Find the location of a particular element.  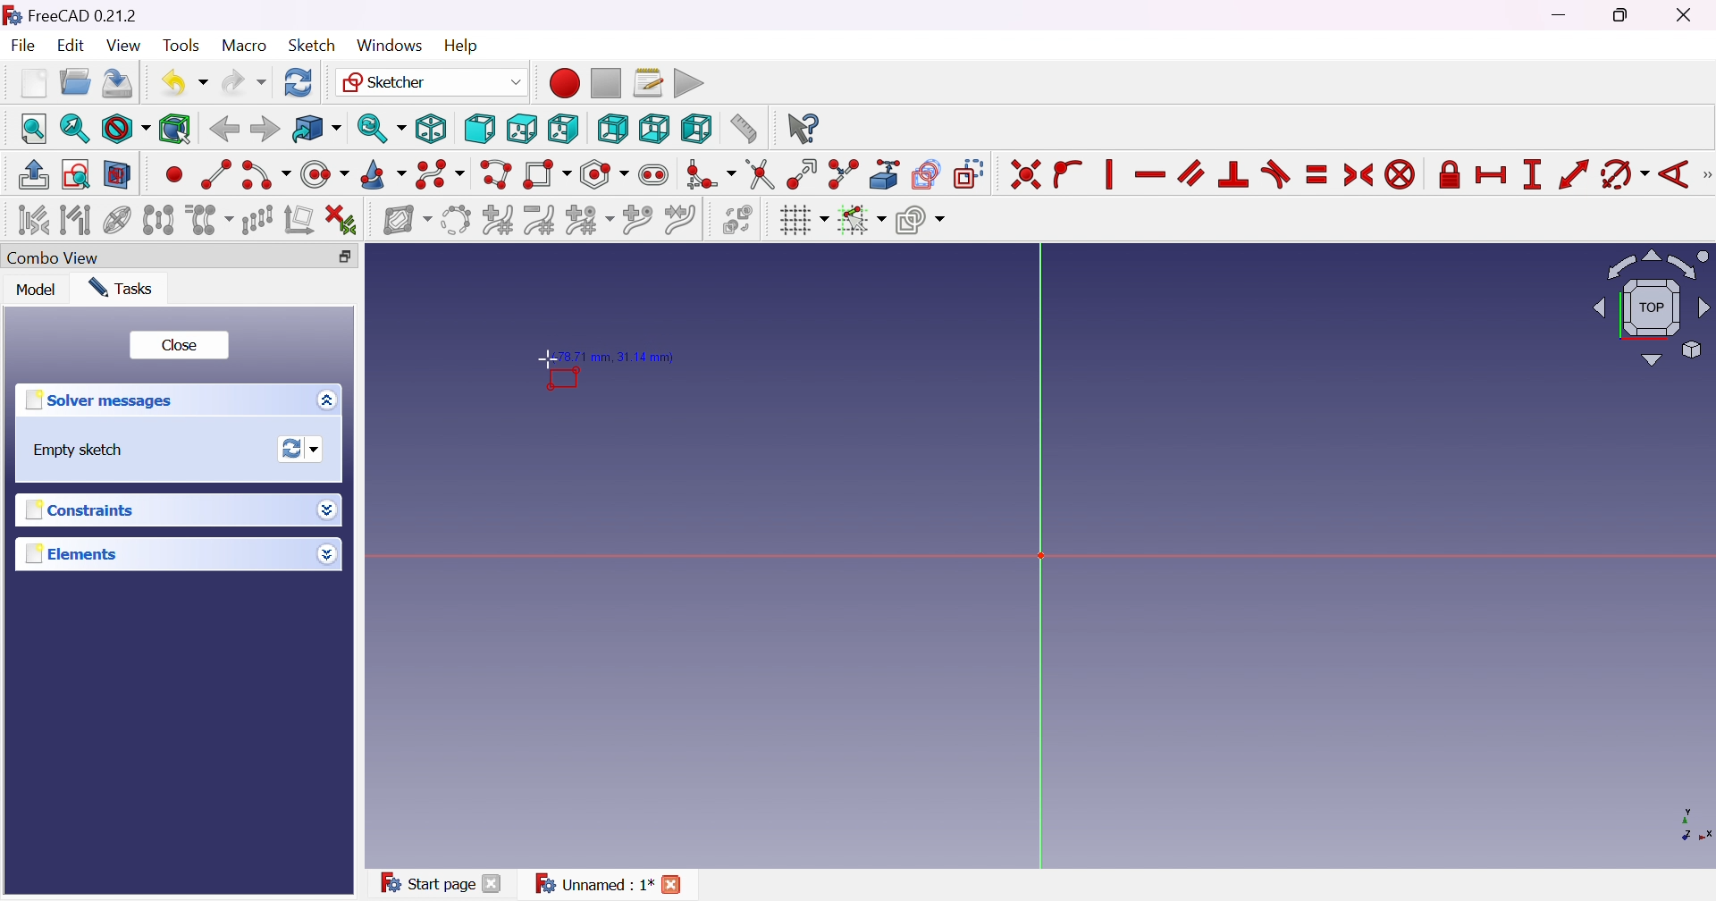

Bottom is located at coordinates (653, 129).